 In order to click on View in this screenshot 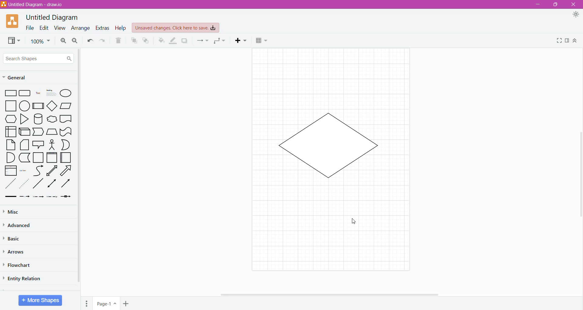, I will do `click(59, 28)`.